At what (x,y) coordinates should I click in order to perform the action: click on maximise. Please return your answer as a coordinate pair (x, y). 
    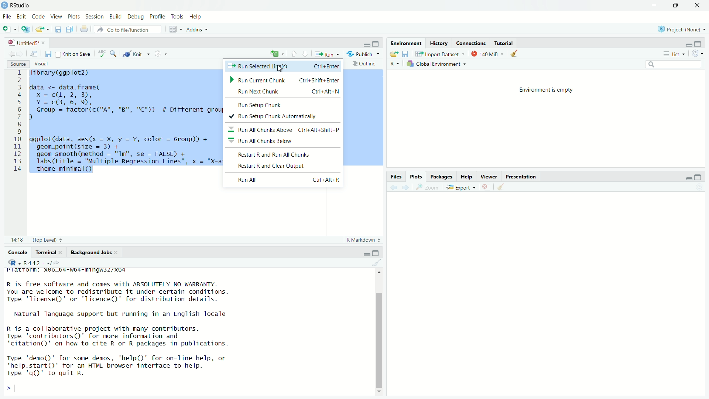
    Looking at the image, I should click on (678, 6).